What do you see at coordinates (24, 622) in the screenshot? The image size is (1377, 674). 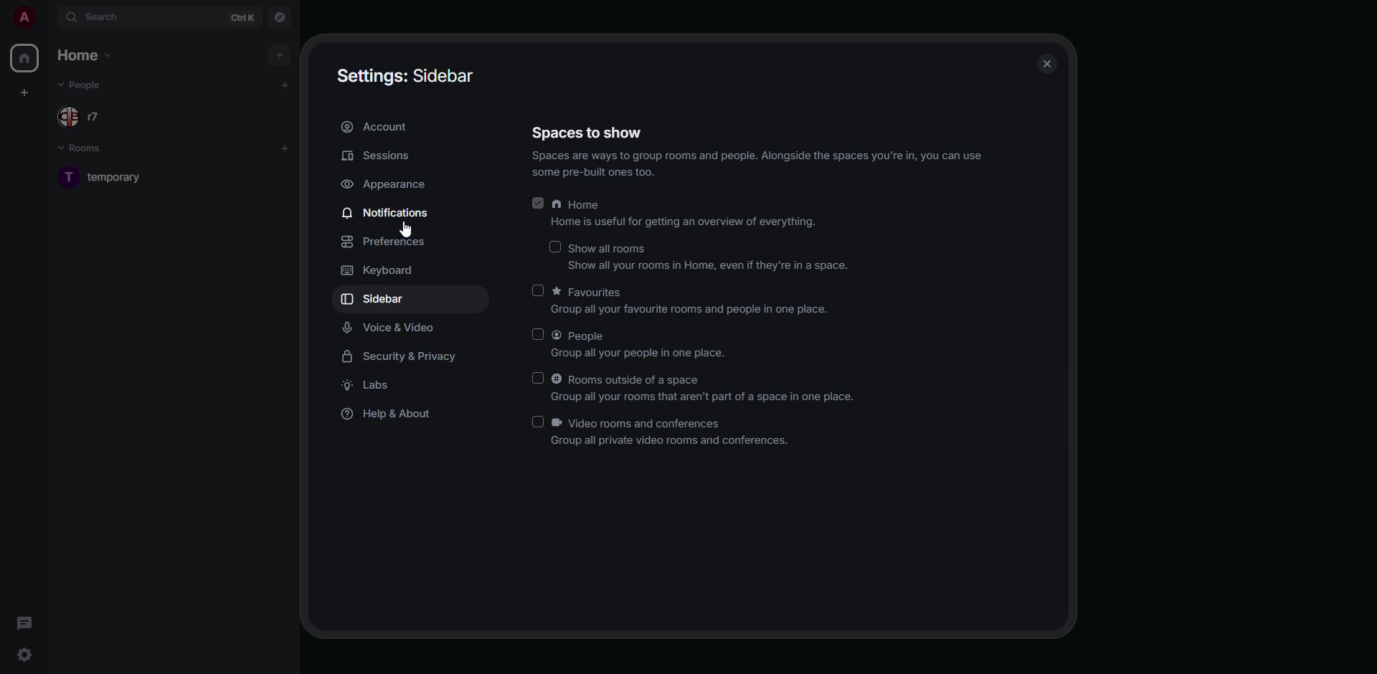 I see `threads` at bounding box center [24, 622].